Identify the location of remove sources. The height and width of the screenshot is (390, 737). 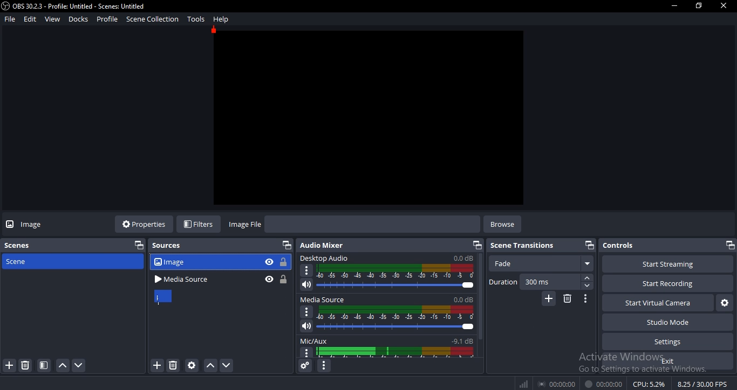
(172, 366).